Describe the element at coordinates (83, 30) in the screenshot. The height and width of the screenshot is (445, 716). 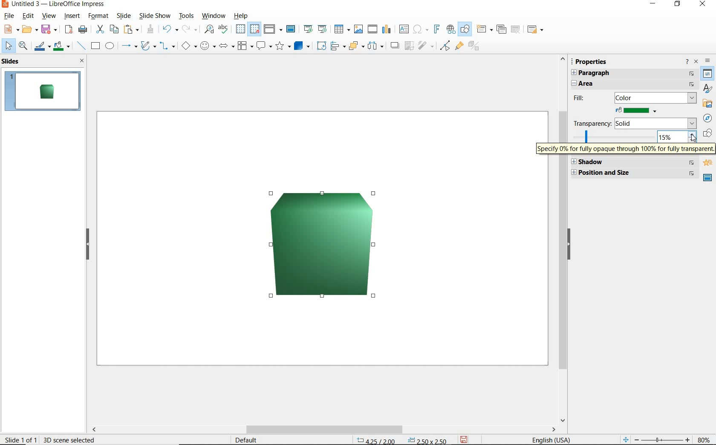
I see `print` at that location.